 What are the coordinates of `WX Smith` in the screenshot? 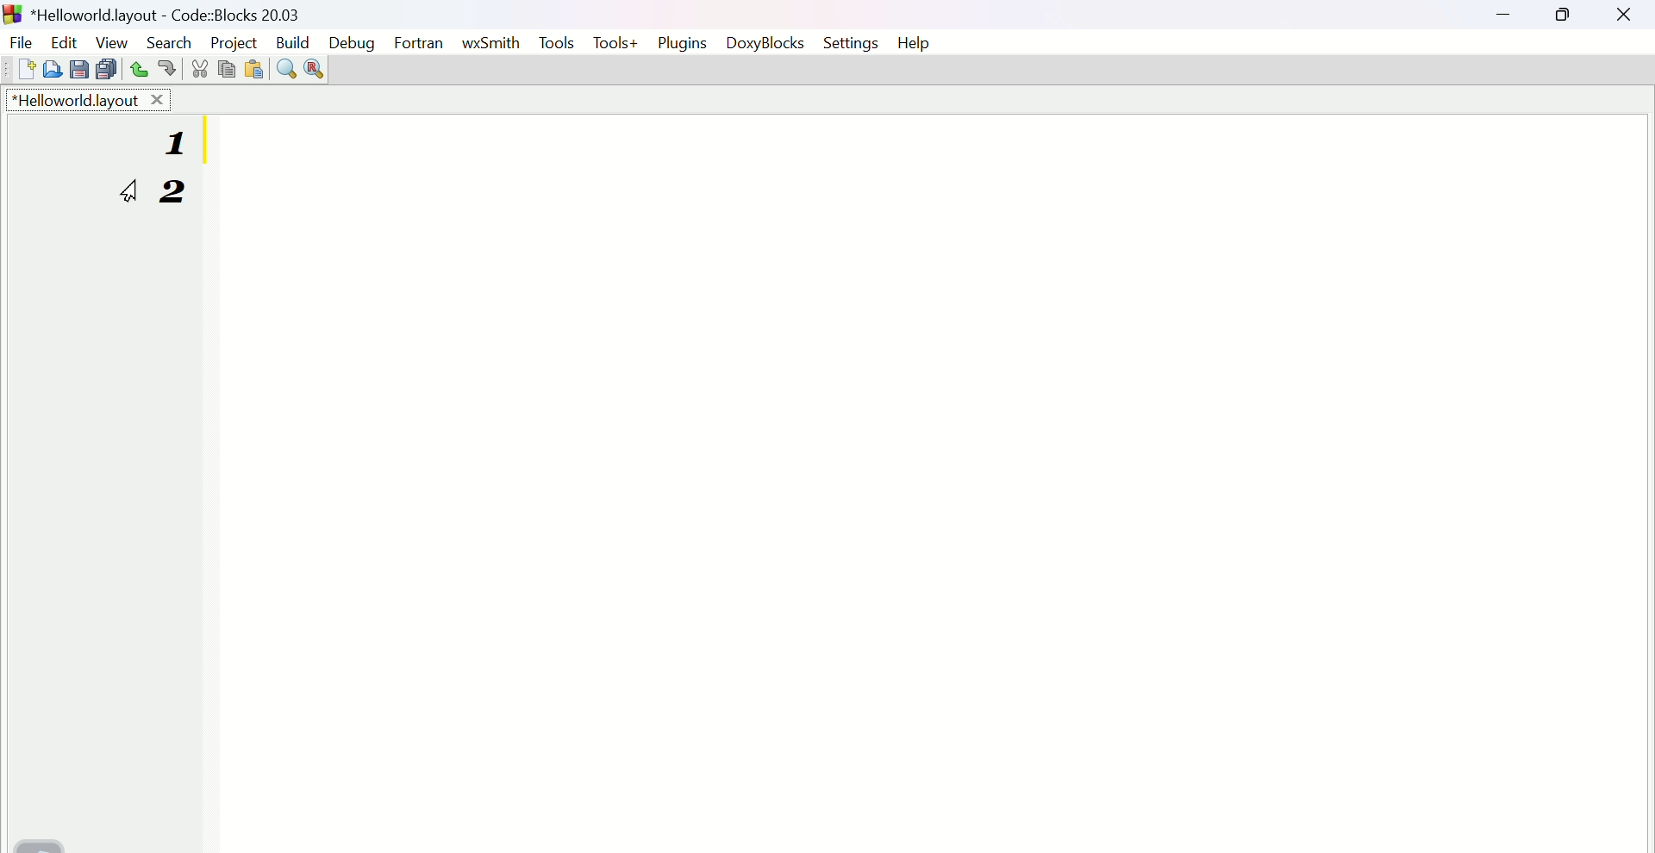 It's located at (490, 40).